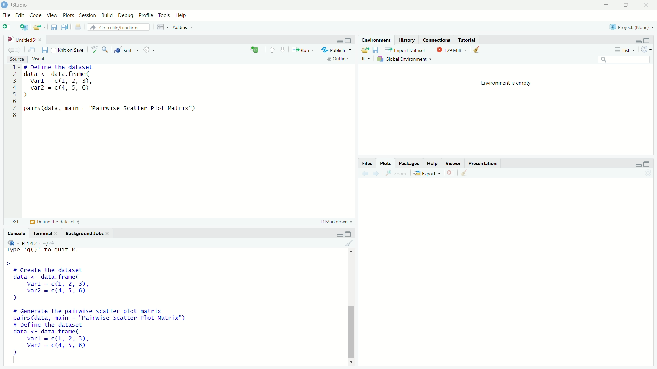  Describe the element at coordinates (54, 26) in the screenshot. I see `Save current document (Ctrl + S)` at that location.